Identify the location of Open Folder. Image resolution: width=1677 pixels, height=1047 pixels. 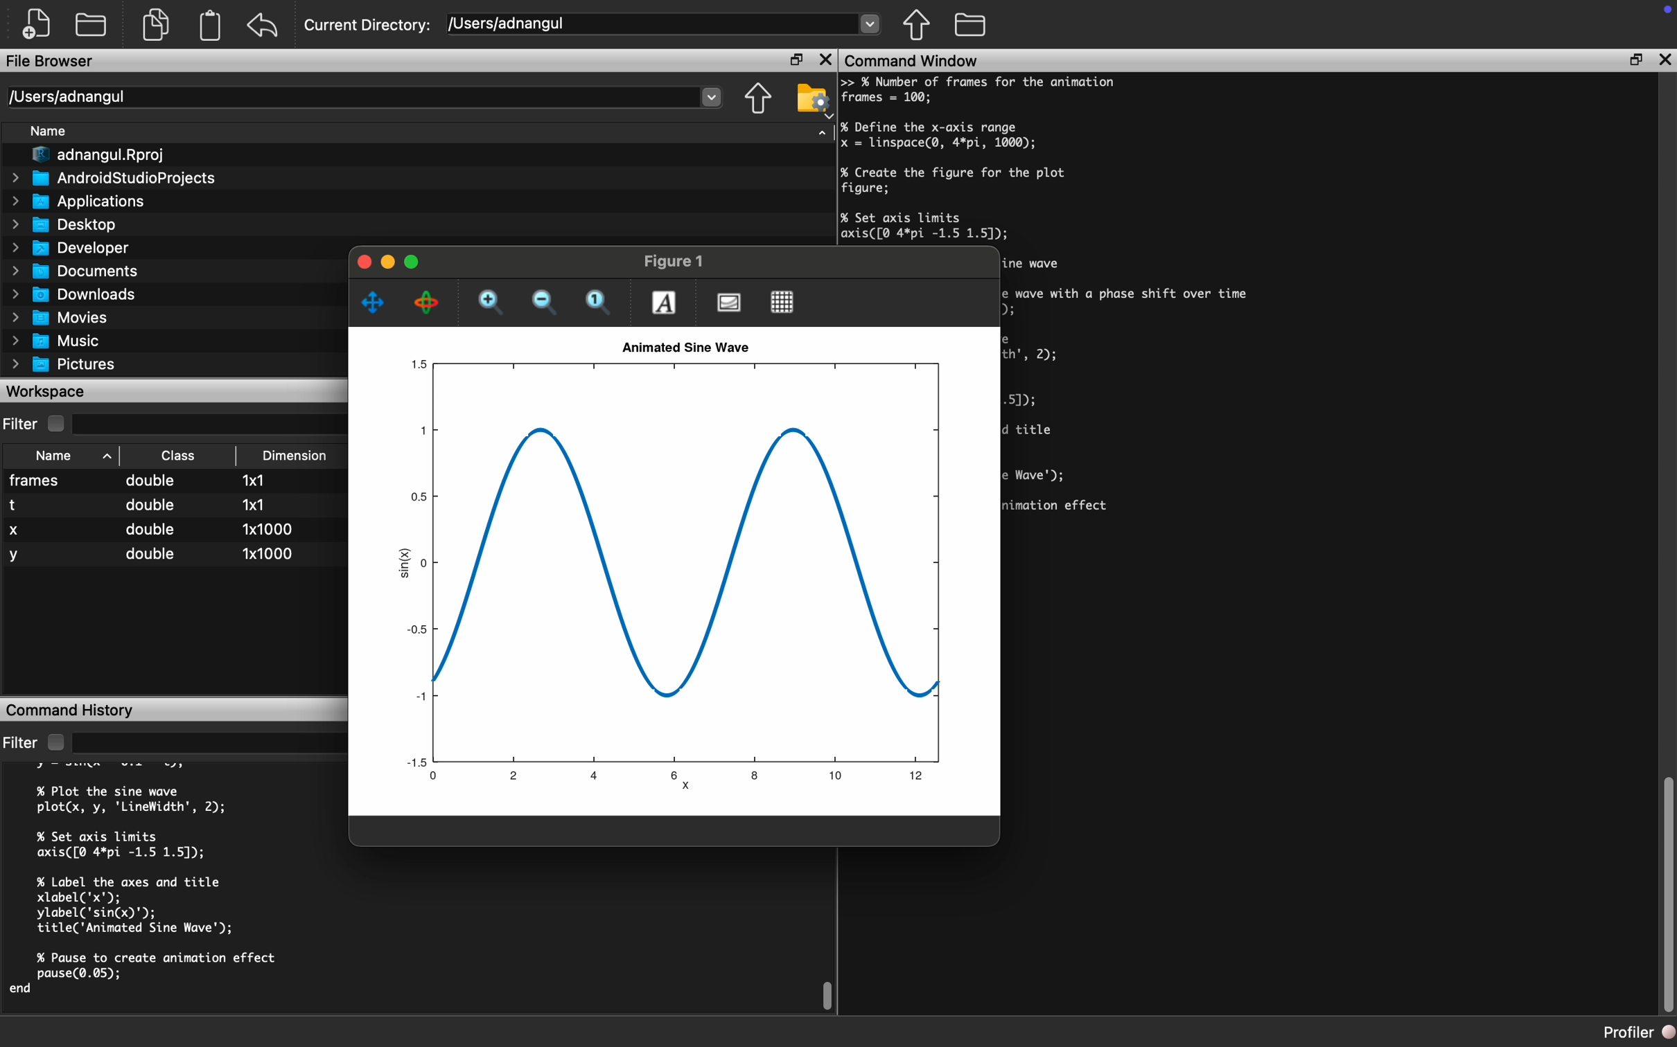
(91, 26).